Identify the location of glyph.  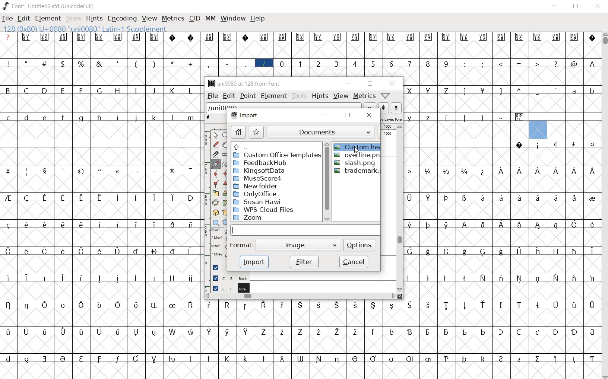
(519, 332).